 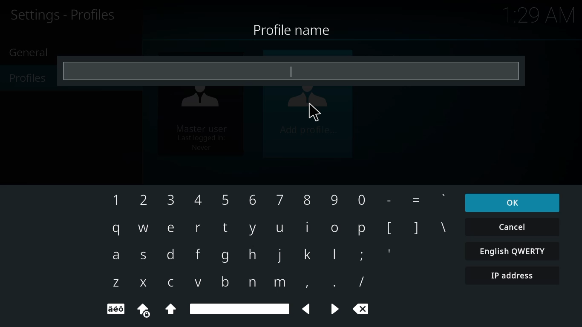 I want to click on 2, so click(x=143, y=202).